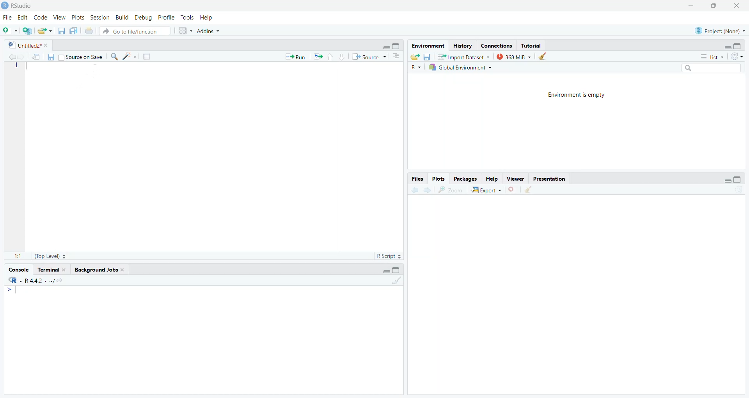 This screenshot has height=398, width=749. I want to click on | Export ~, so click(487, 191).